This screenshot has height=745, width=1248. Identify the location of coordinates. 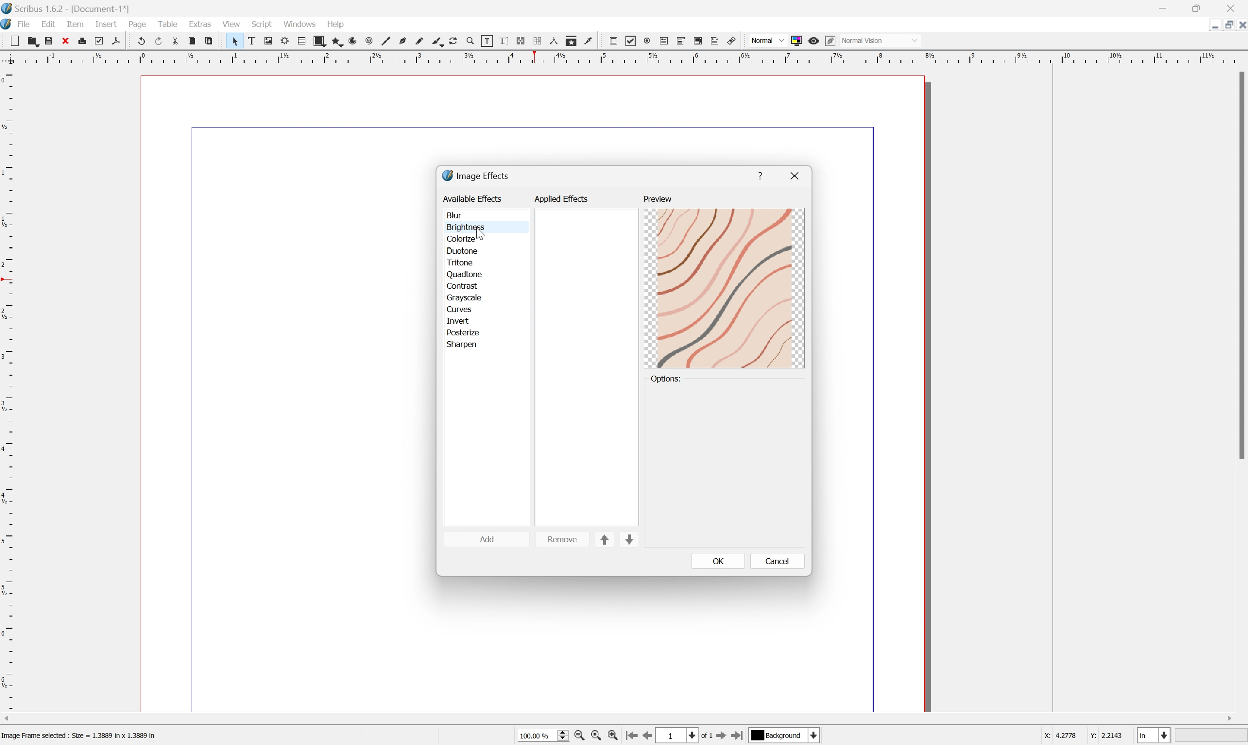
(1083, 737).